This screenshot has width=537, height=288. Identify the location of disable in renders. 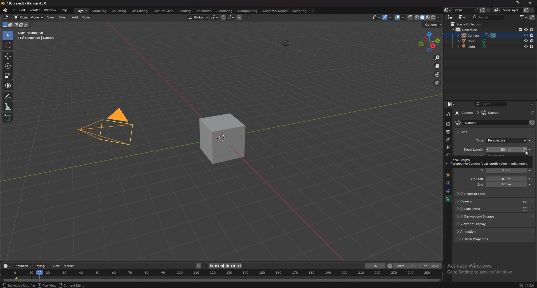
(531, 35).